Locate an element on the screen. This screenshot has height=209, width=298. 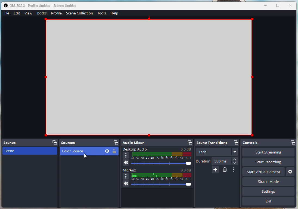
Docs is located at coordinates (42, 13).